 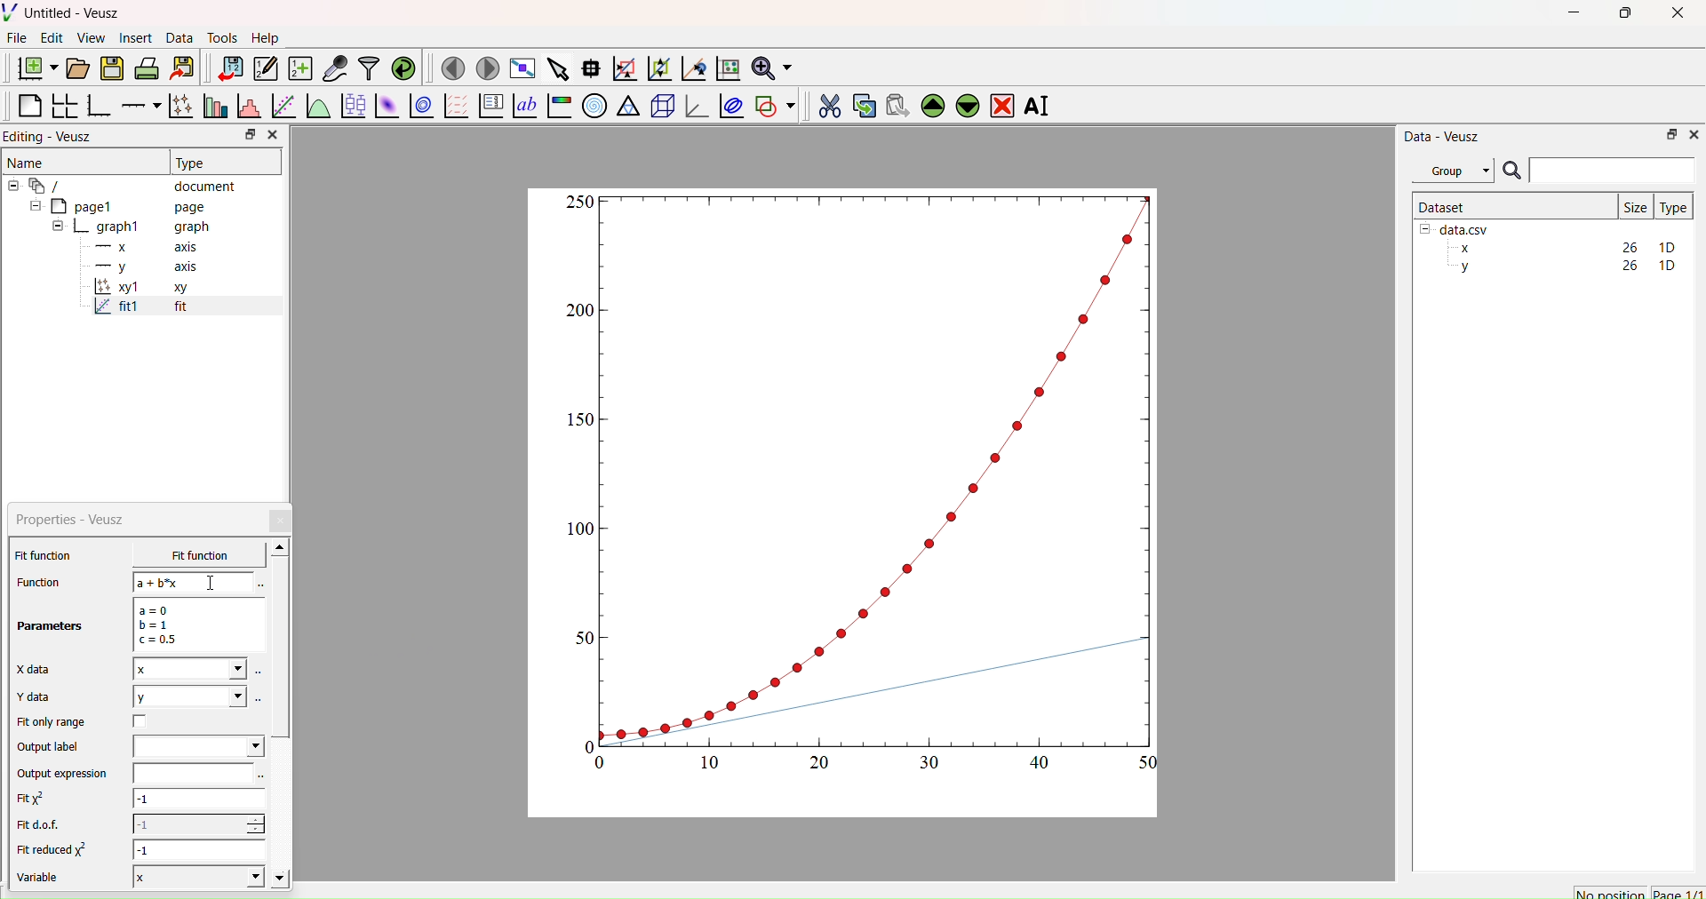 What do you see at coordinates (773, 103) in the screenshot?
I see `Add Shape` at bounding box center [773, 103].